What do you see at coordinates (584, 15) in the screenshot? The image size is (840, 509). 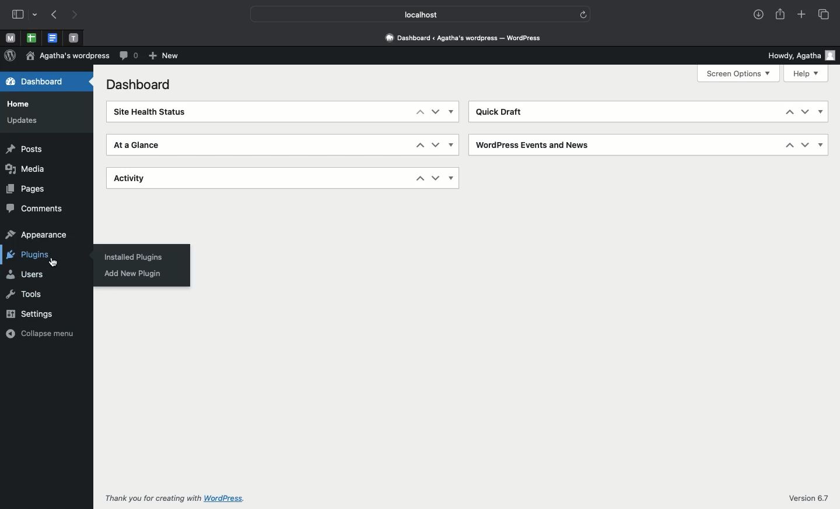 I see `refresh` at bounding box center [584, 15].